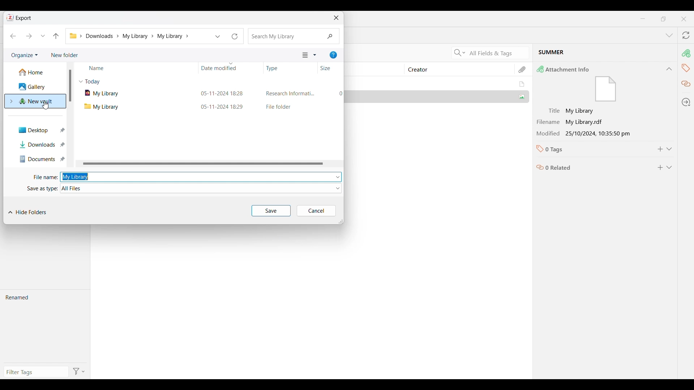 Image resolution: width=694 pixels, height=390 pixels. I want to click on Size , so click(328, 68).